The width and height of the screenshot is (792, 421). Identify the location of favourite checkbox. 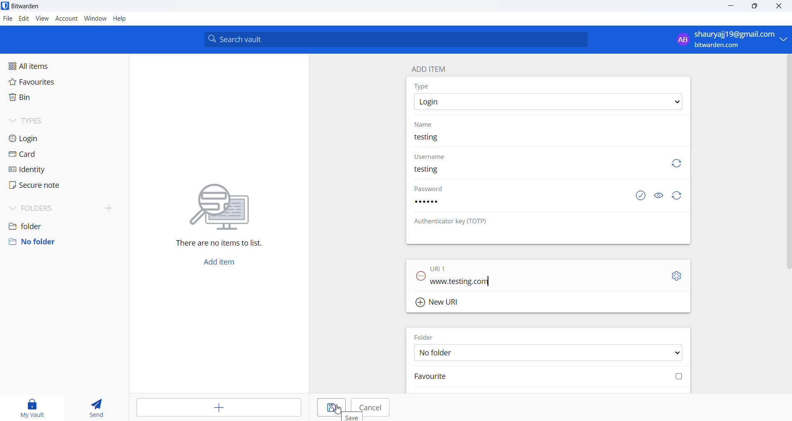
(550, 376).